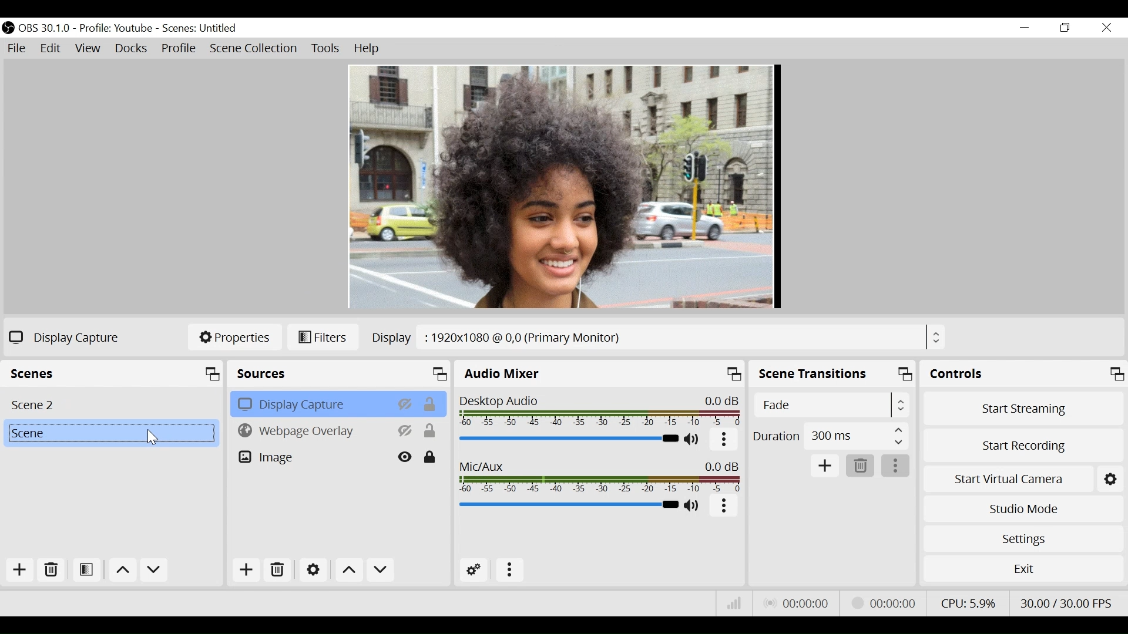 The image size is (1128, 634). What do you see at coordinates (247, 569) in the screenshot?
I see `Add` at bounding box center [247, 569].